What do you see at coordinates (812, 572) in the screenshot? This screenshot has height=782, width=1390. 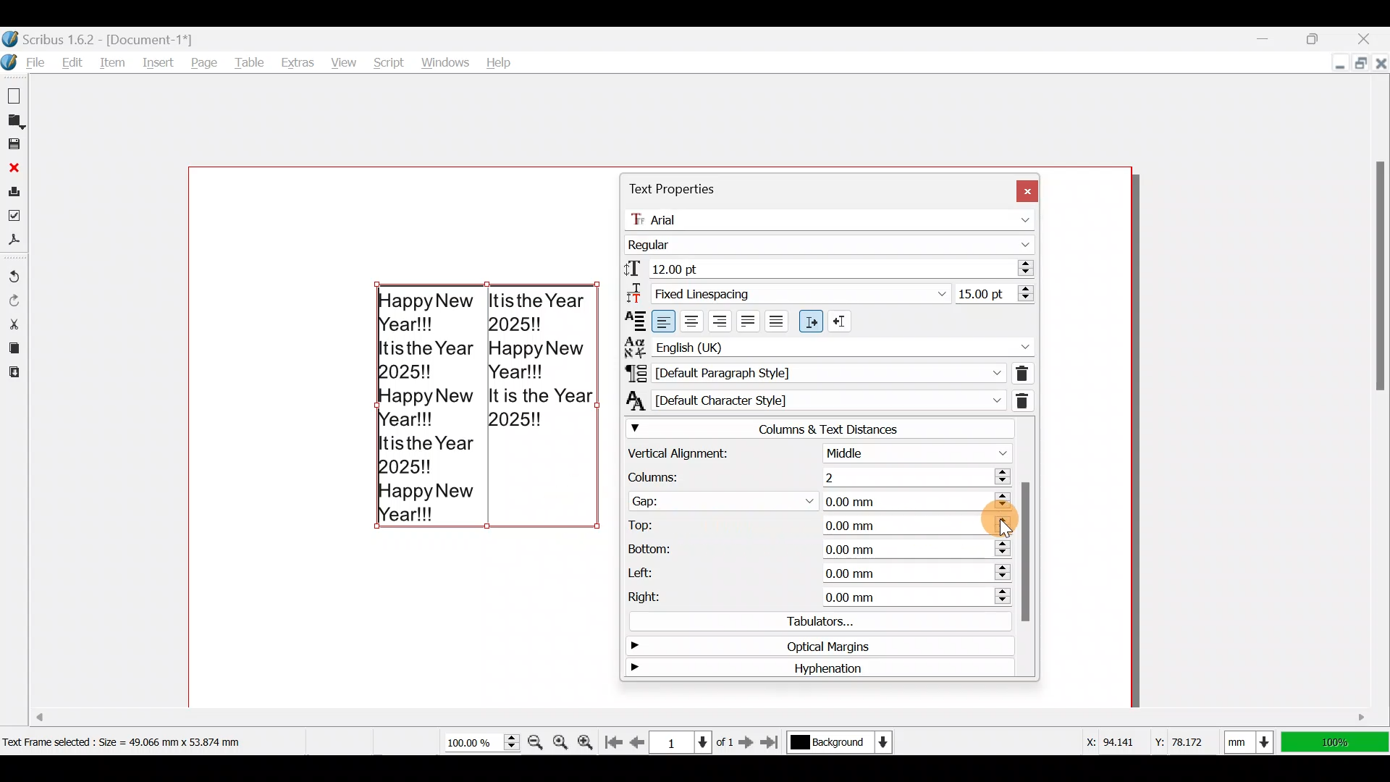 I see `Left` at bounding box center [812, 572].